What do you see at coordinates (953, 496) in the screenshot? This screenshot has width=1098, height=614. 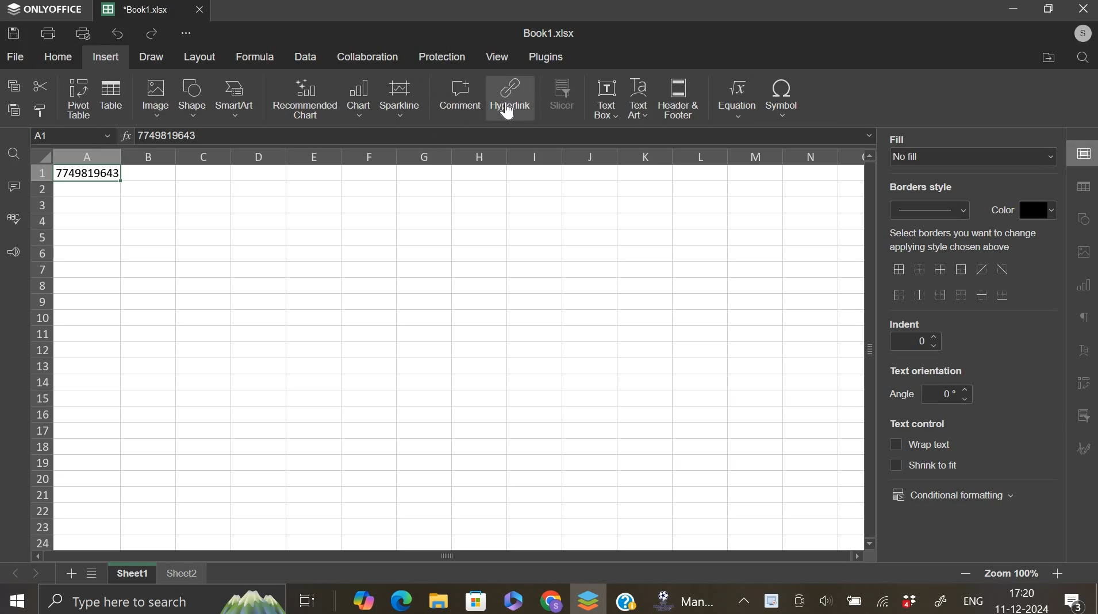 I see `conditional formatting` at bounding box center [953, 496].